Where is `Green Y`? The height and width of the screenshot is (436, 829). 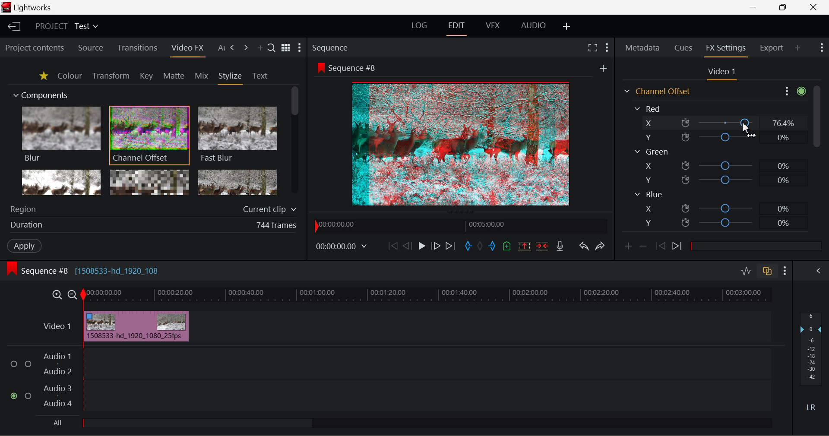
Green Y is located at coordinates (717, 180).